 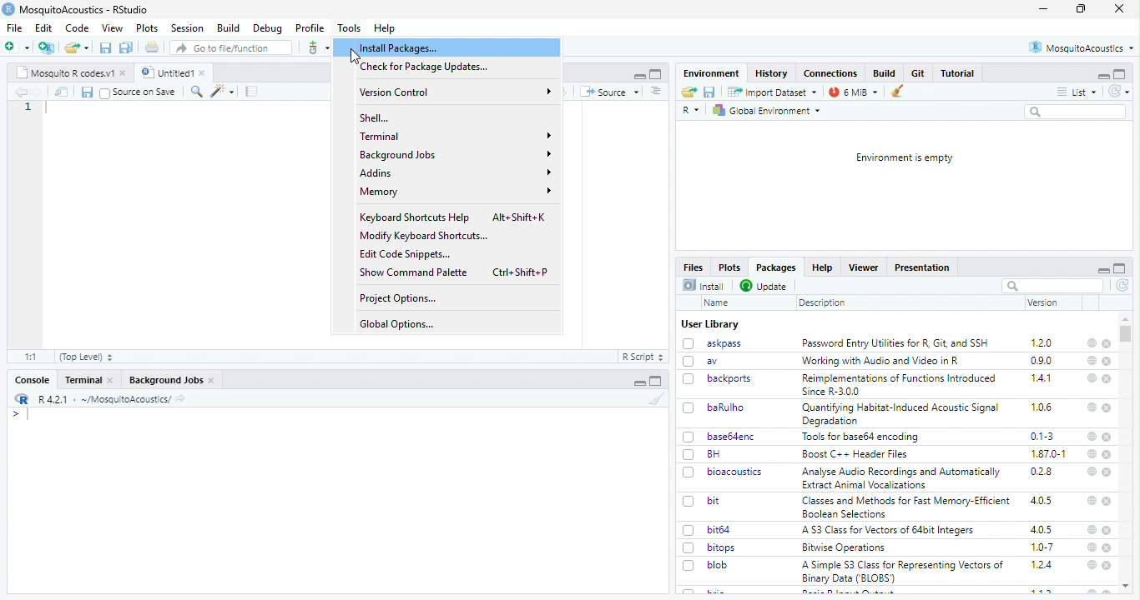 I want to click on backward, so click(x=20, y=92).